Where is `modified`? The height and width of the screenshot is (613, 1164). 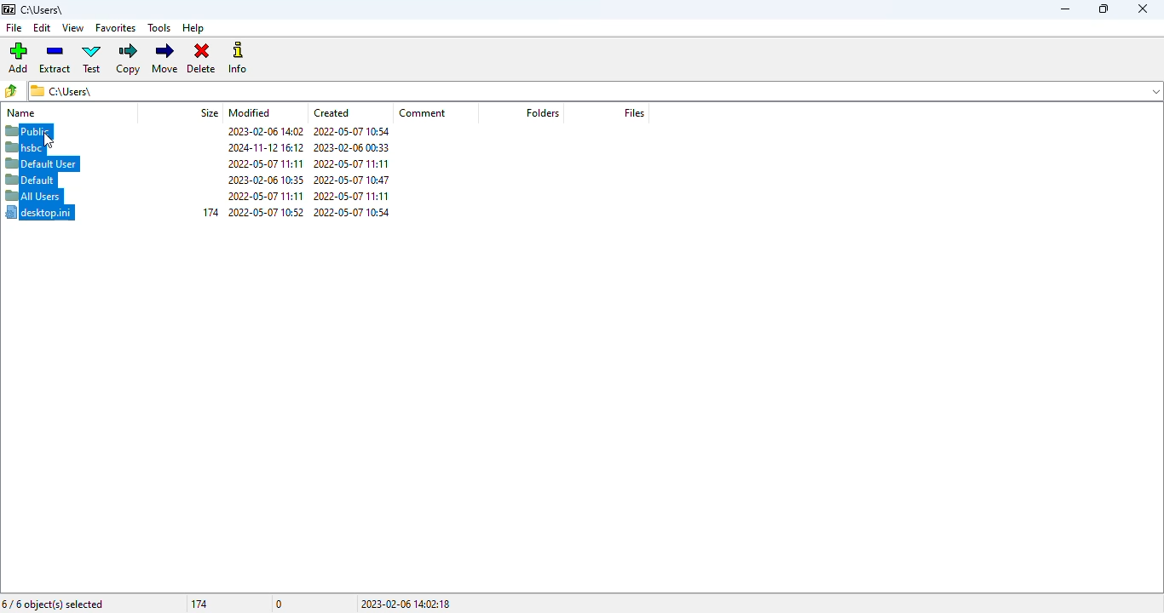 modified is located at coordinates (251, 112).